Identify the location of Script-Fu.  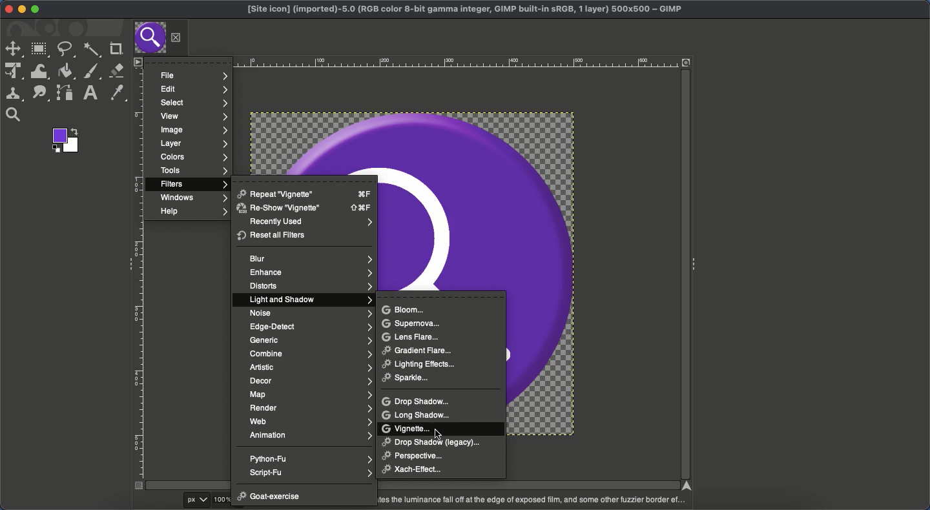
(311, 472).